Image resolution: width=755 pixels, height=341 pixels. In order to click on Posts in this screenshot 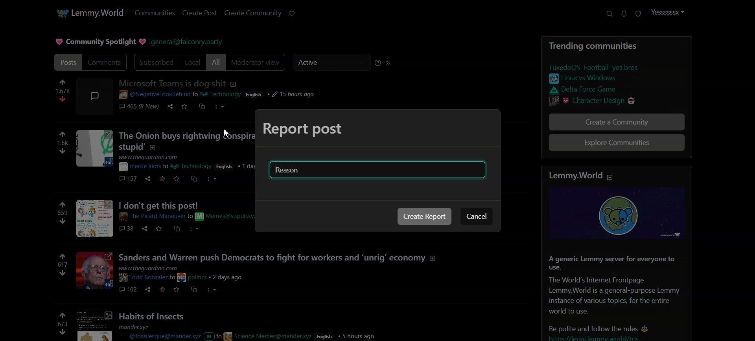, I will do `click(616, 295)`.